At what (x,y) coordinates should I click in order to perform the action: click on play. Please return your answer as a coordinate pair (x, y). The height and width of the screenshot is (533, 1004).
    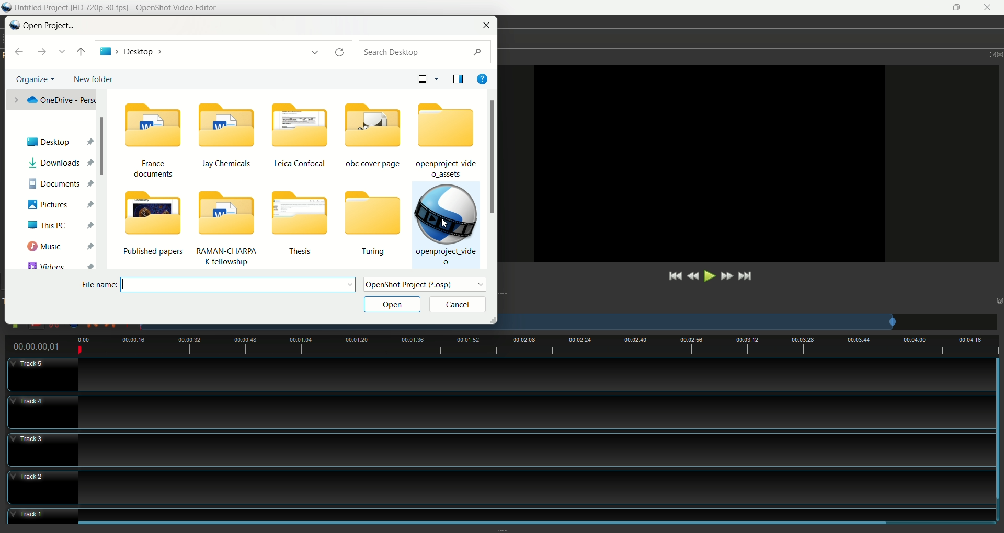
    Looking at the image, I should click on (708, 277).